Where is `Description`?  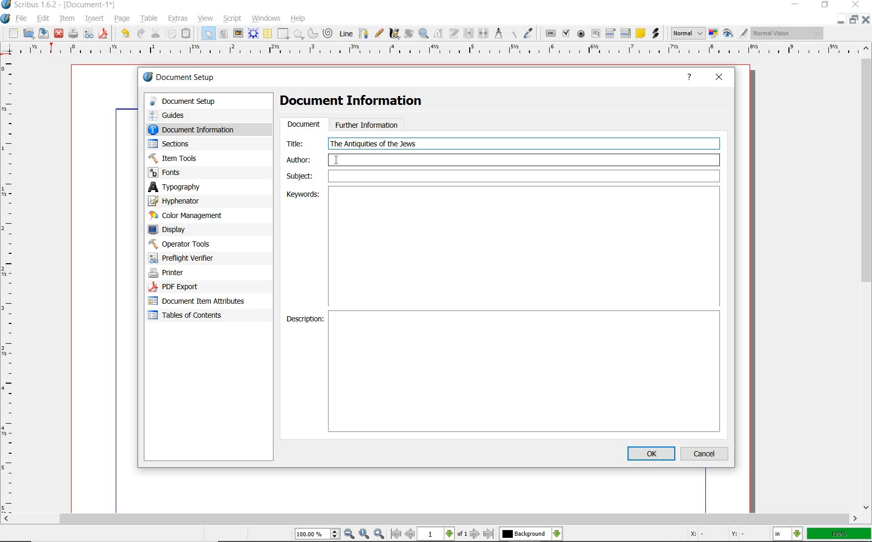
Description is located at coordinates (526, 371).